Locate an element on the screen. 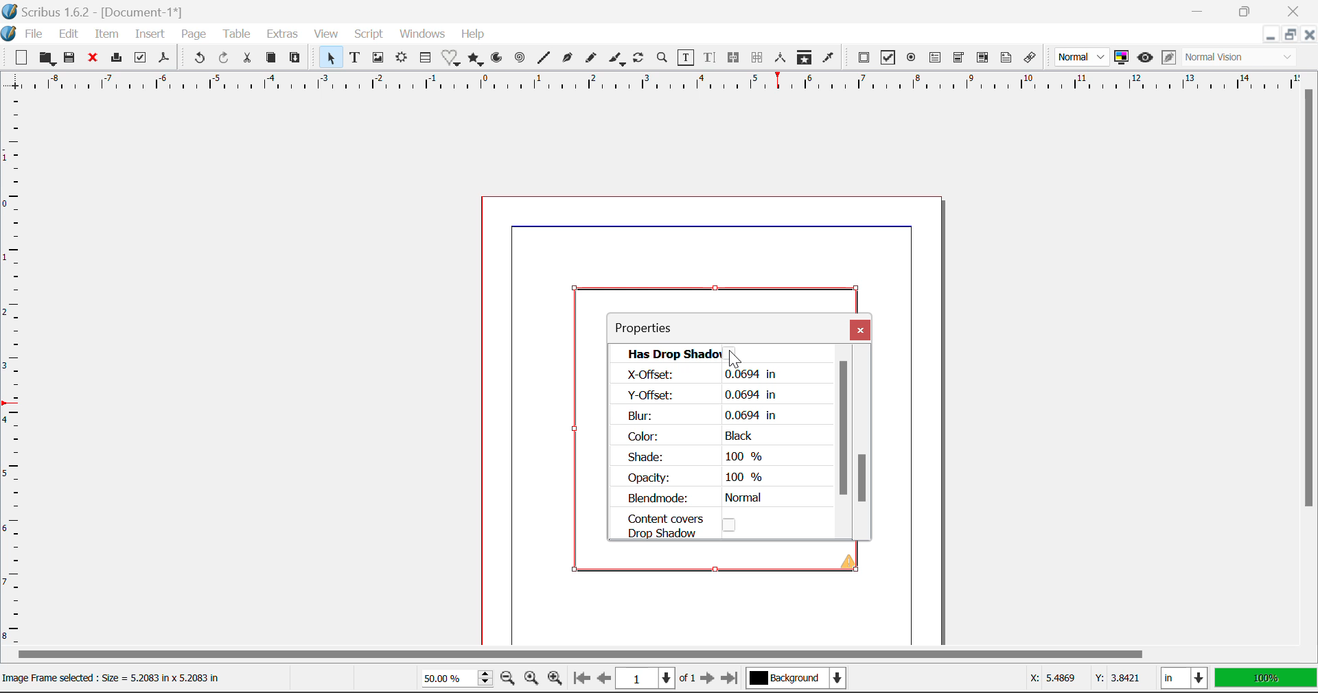 This screenshot has width=1318, height=693. Bezier Curve is located at coordinates (568, 60).